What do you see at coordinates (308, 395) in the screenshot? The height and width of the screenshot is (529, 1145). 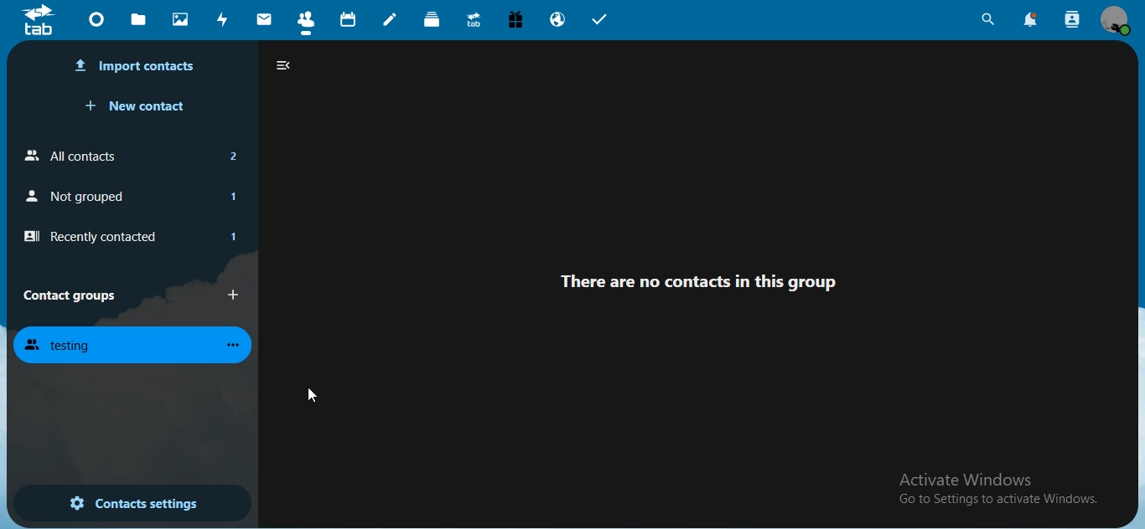 I see `cursor` at bounding box center [308, 395].